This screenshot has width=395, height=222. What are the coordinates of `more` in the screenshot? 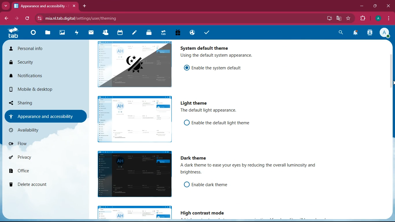 It's located at (6, 6).